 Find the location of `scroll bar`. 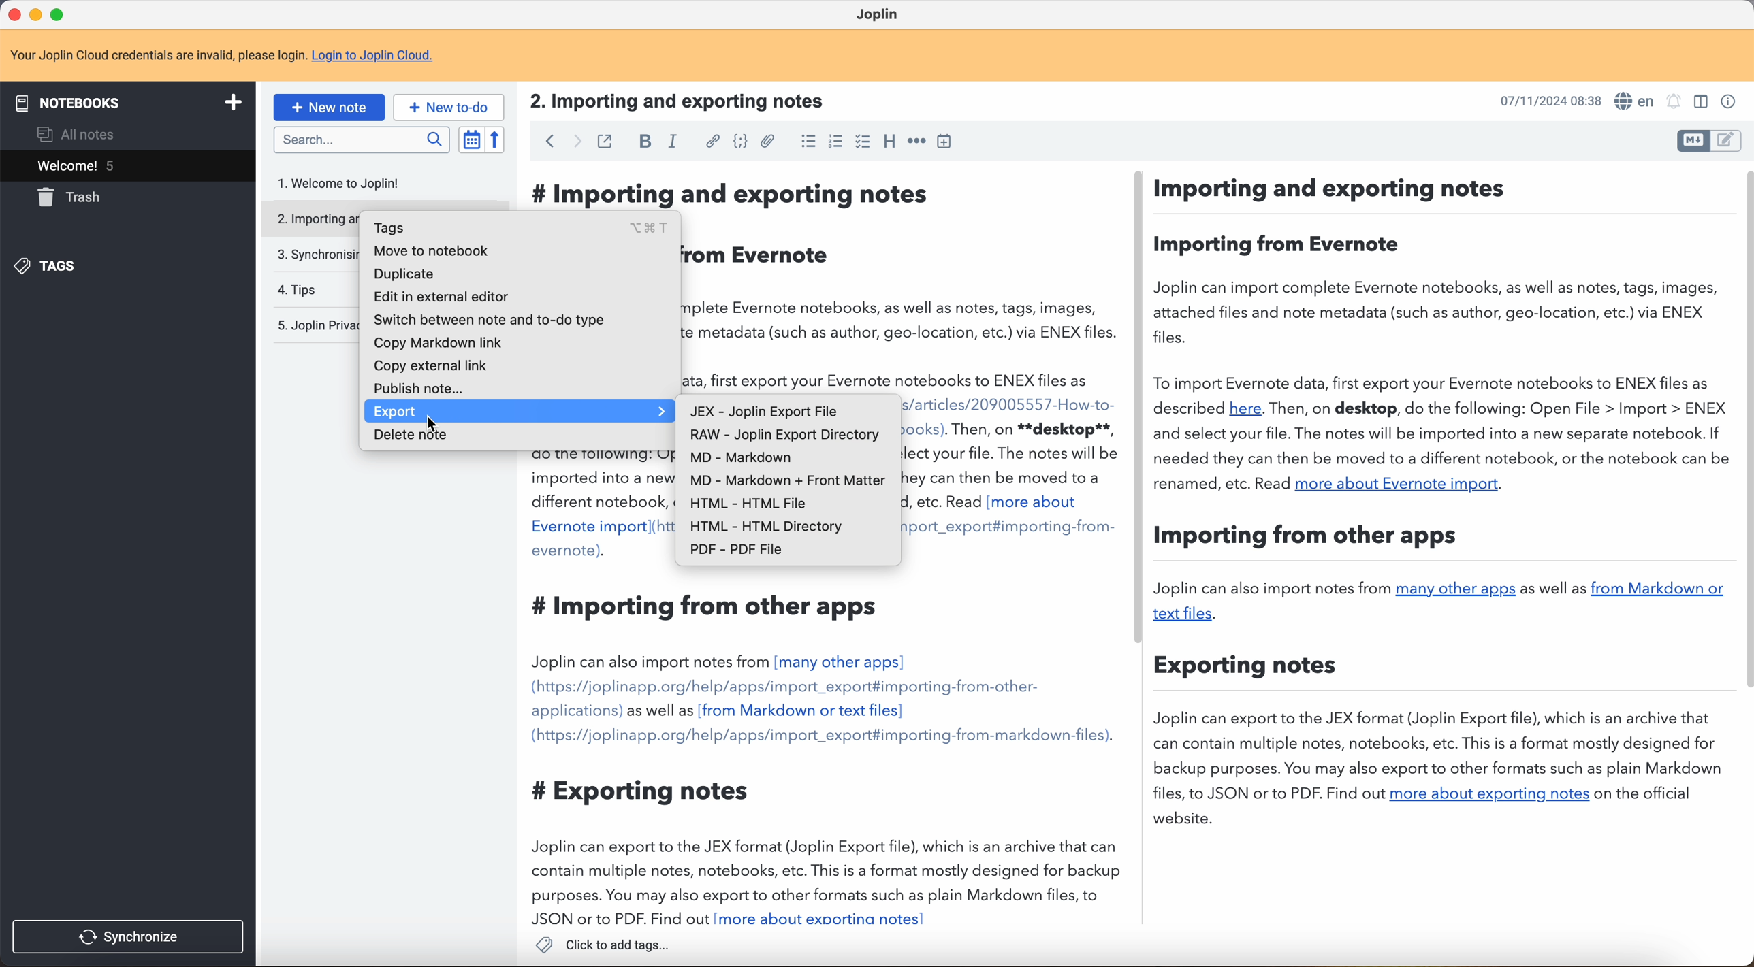

scroll bar is located at coordinates (1743, 429).